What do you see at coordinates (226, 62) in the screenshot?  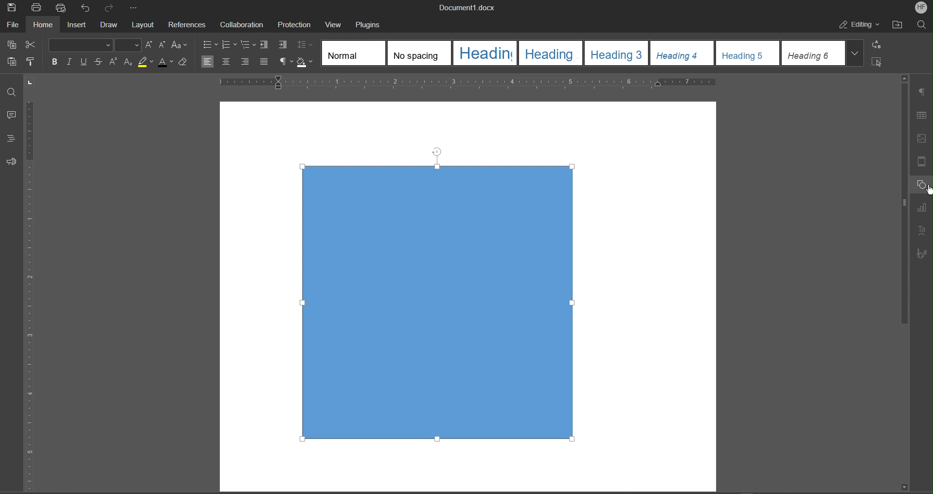 I see `Centre Align` at bounding box center [226, 62].